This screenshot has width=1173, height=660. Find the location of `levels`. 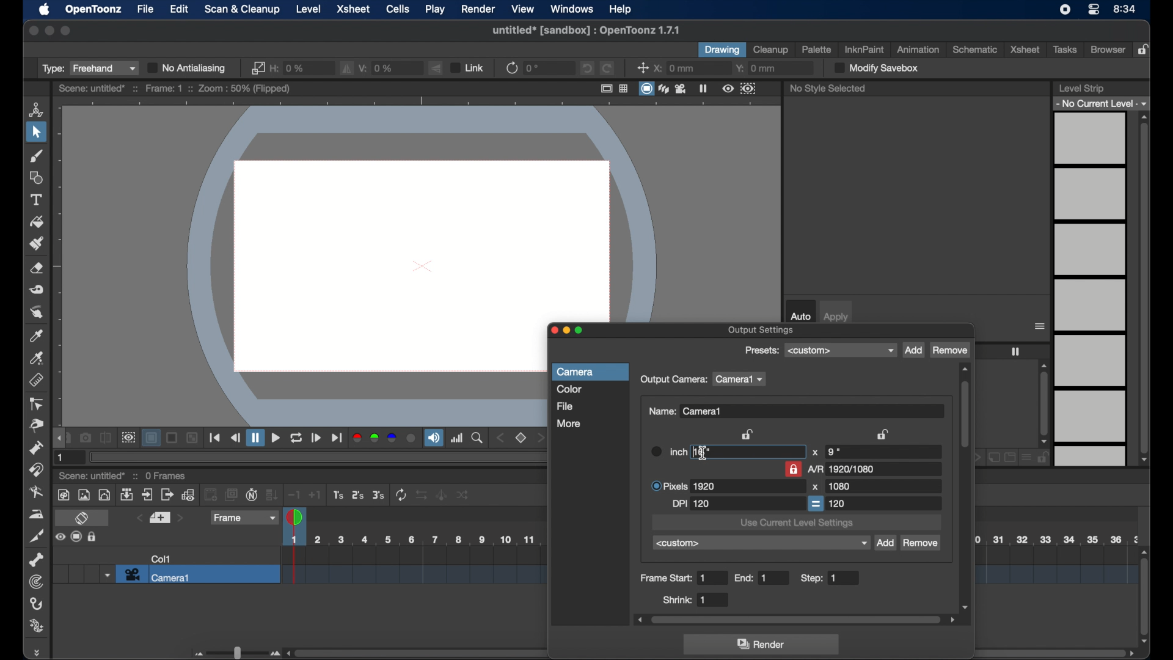

levels is located at coordinates (1091, 290).